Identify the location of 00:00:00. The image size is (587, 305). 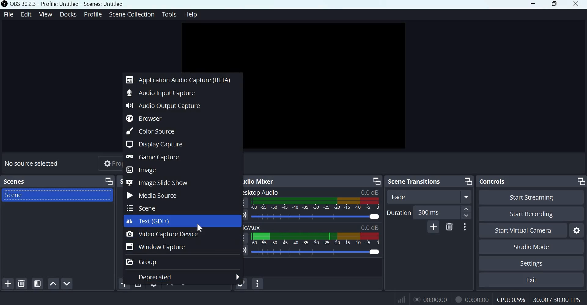
(430, 299).